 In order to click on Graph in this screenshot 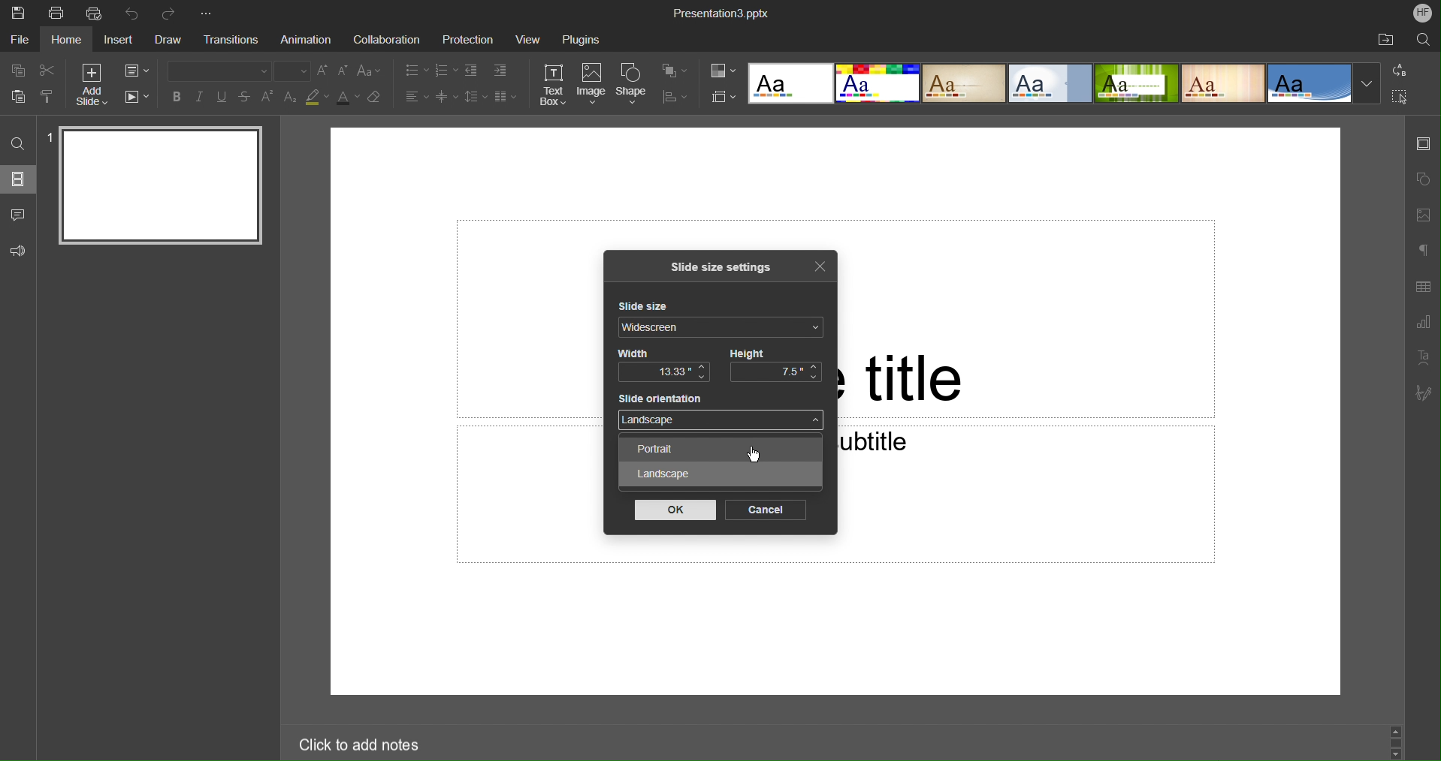, I will do `click(1424, 323)`.